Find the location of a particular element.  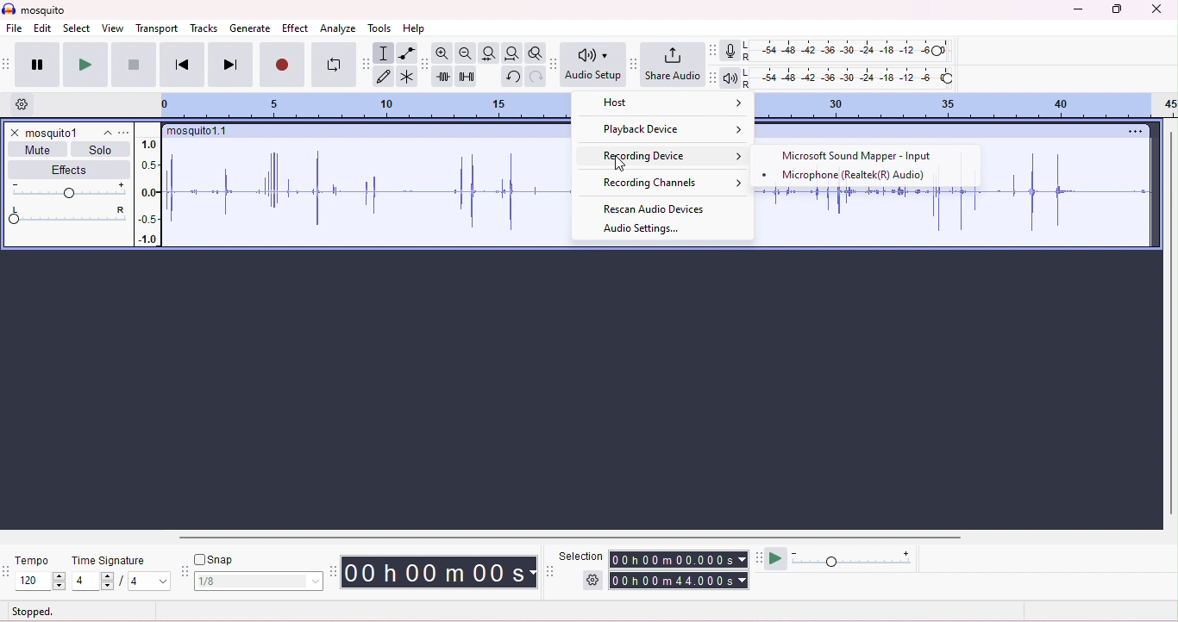

pan is located at coordinates (66, 215).